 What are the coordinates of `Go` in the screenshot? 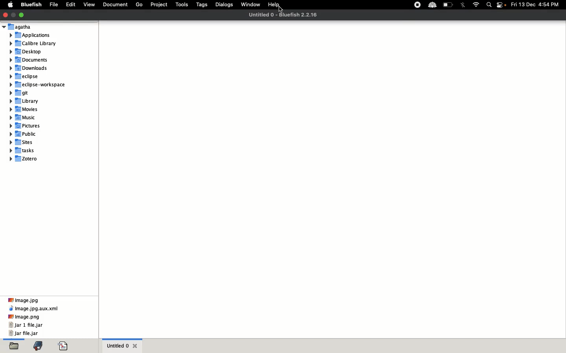 It's located at (139, 5).